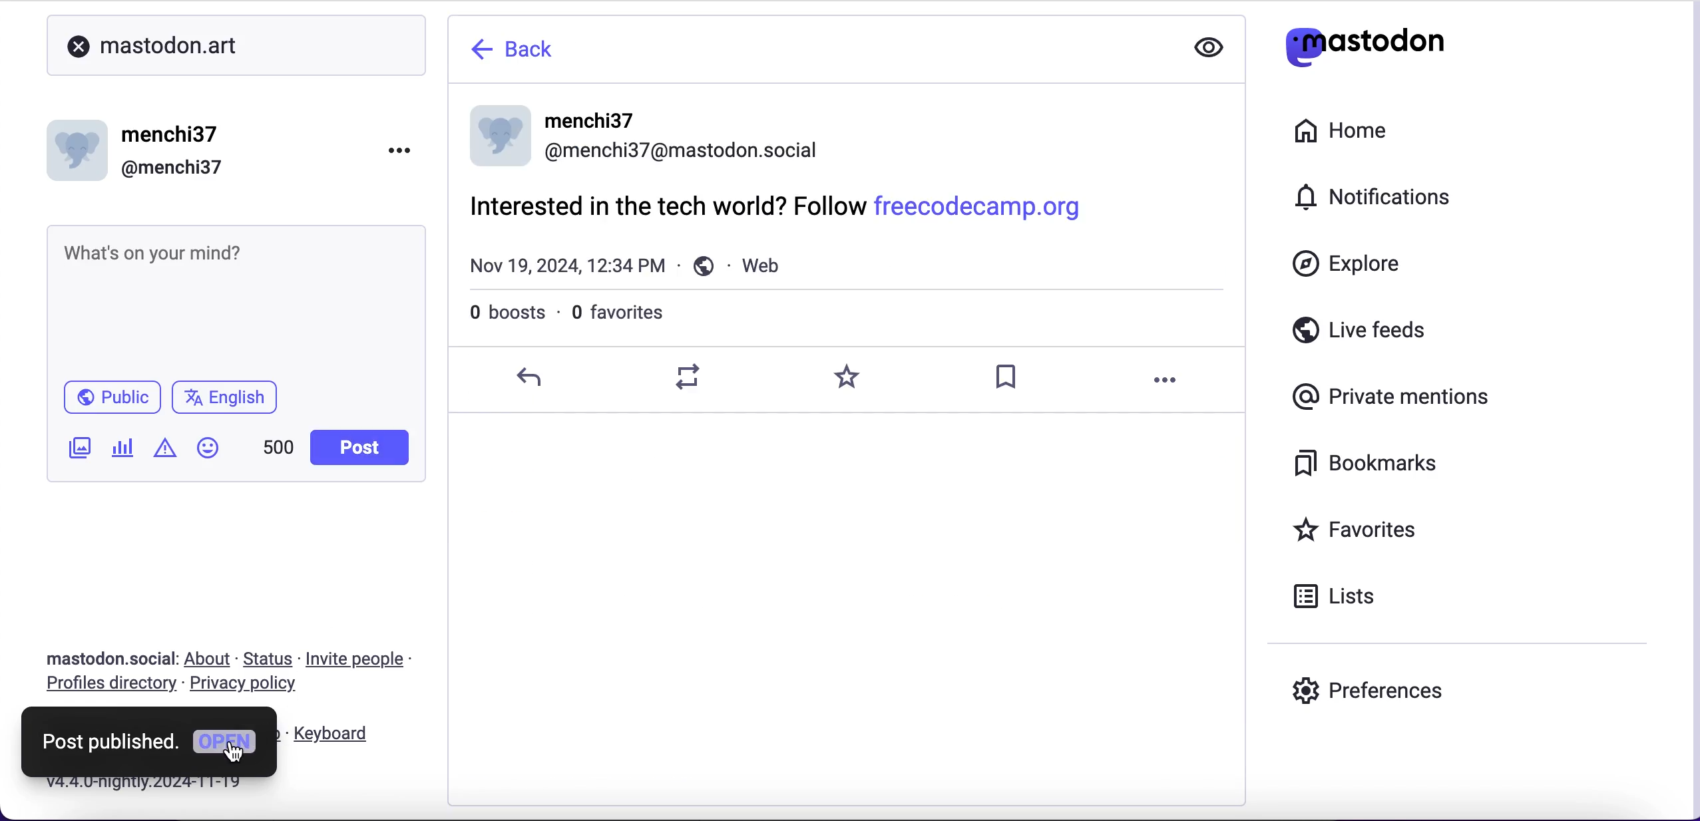  What do you see at coordinates (1363, 47) in the screenshot?
I see `mastodon logo` at bounding box center [1363, 47].